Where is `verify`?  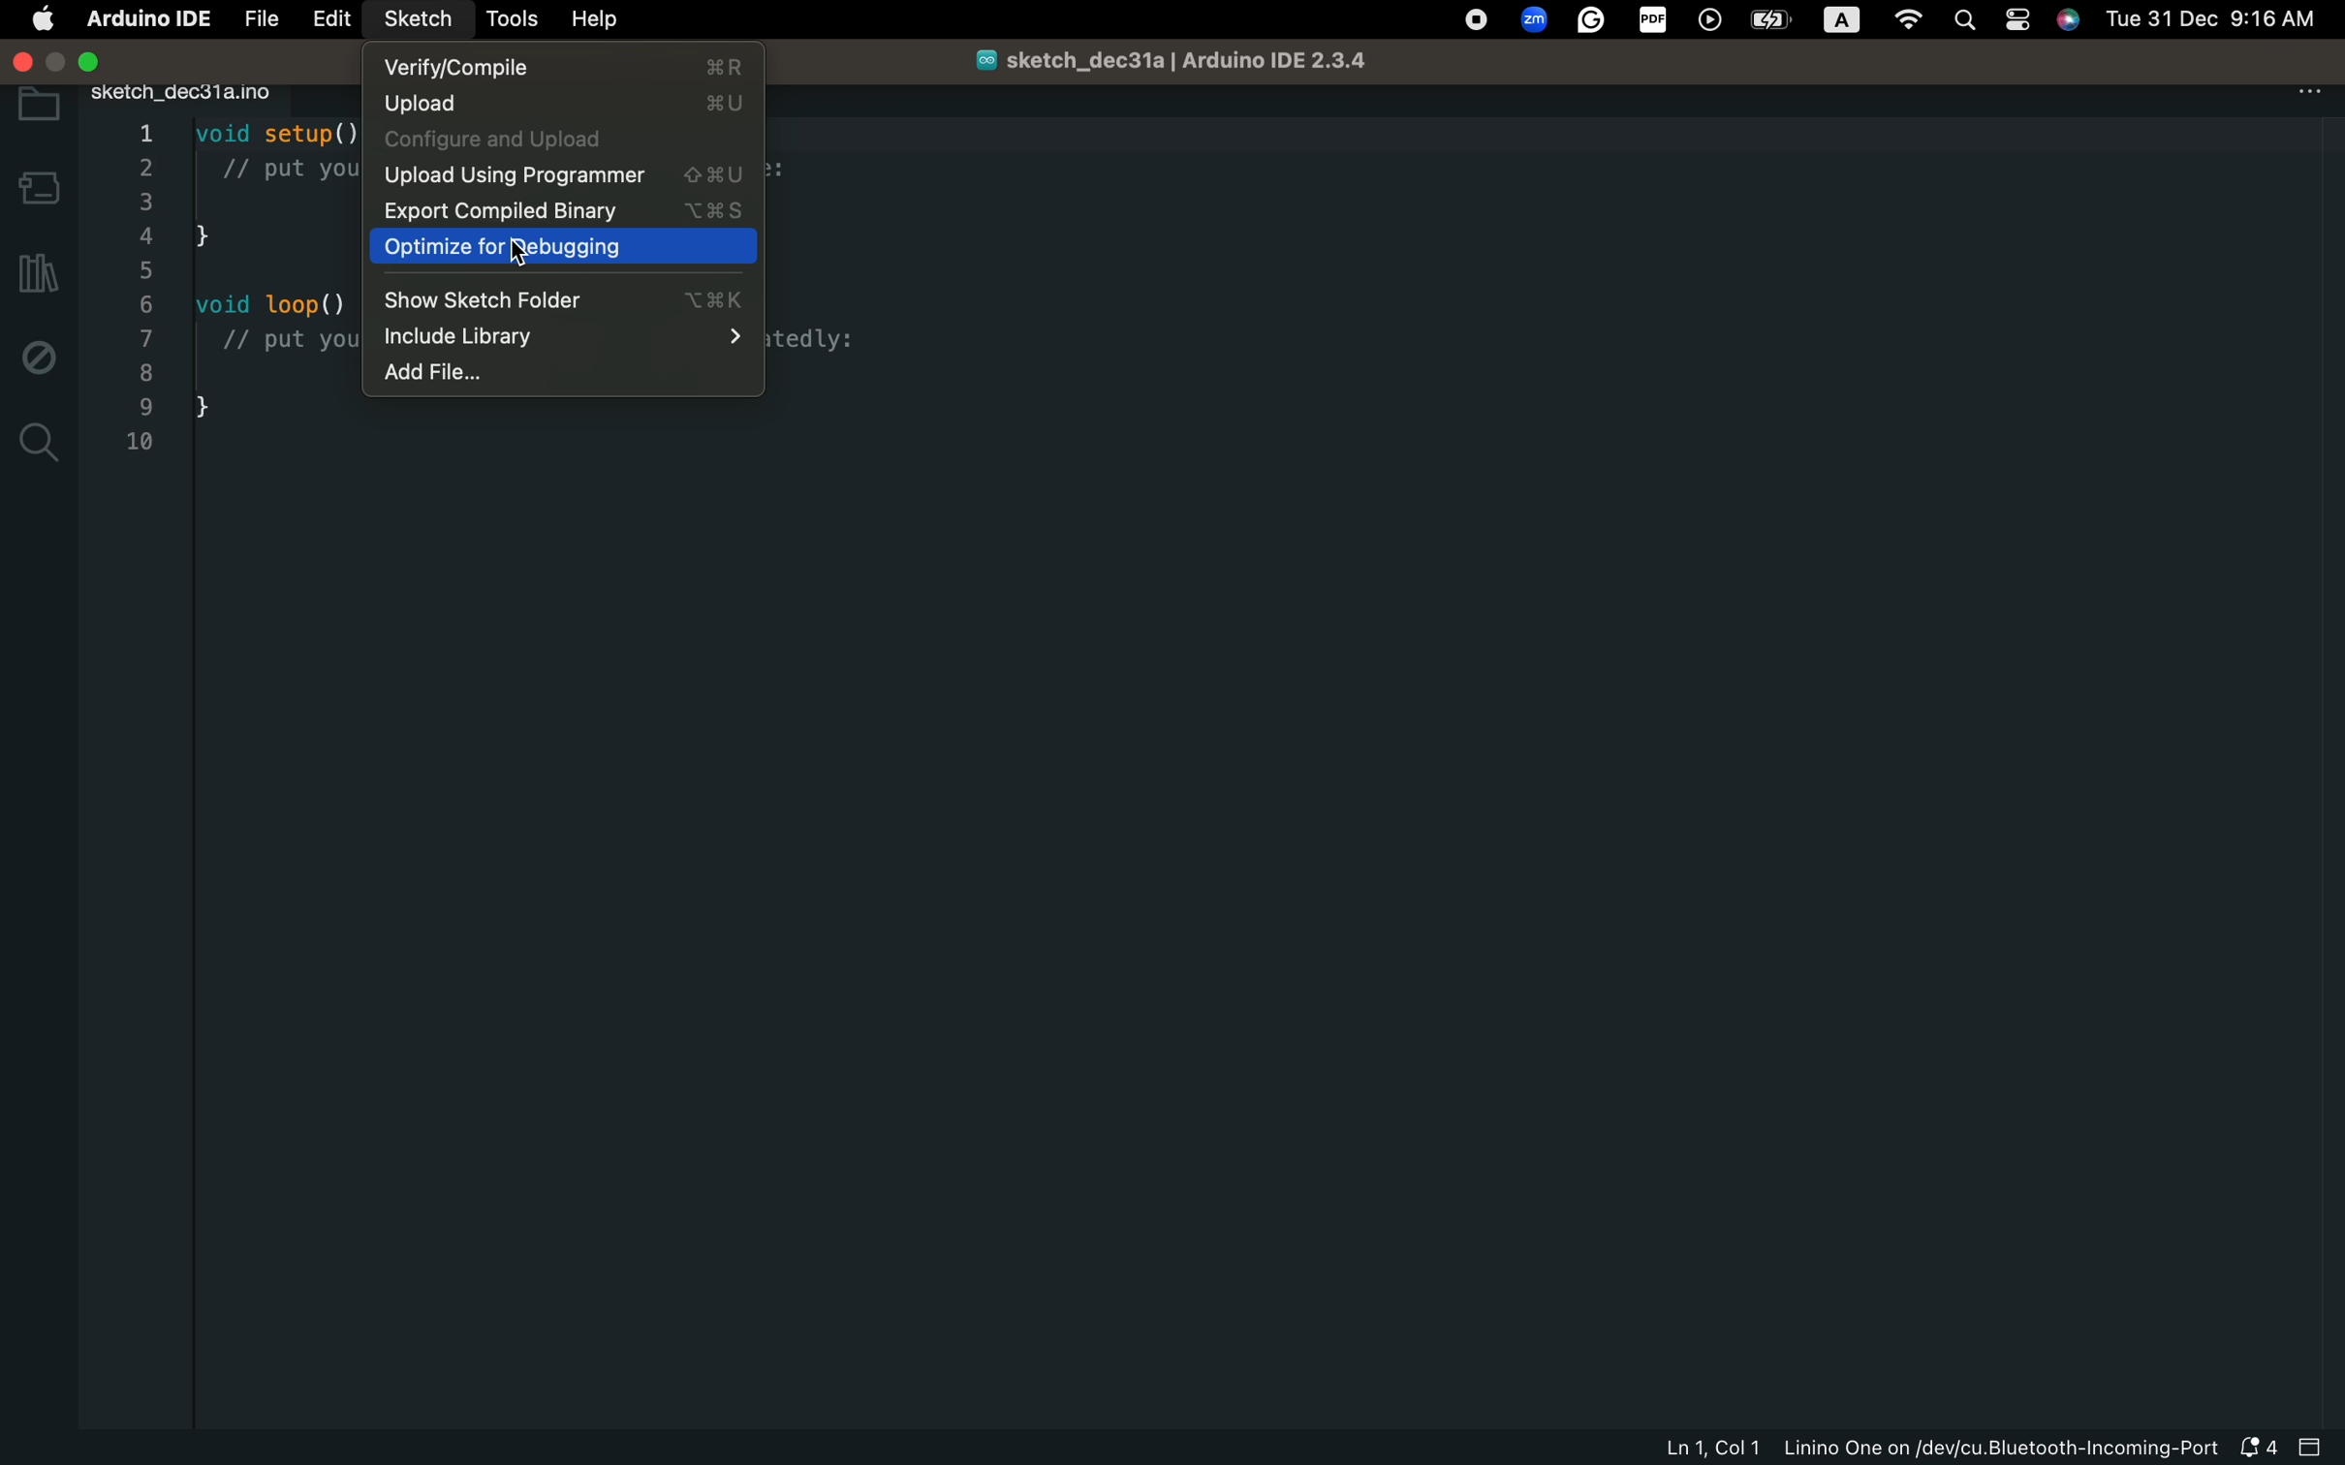 verify is located at coordinates (564, 68).